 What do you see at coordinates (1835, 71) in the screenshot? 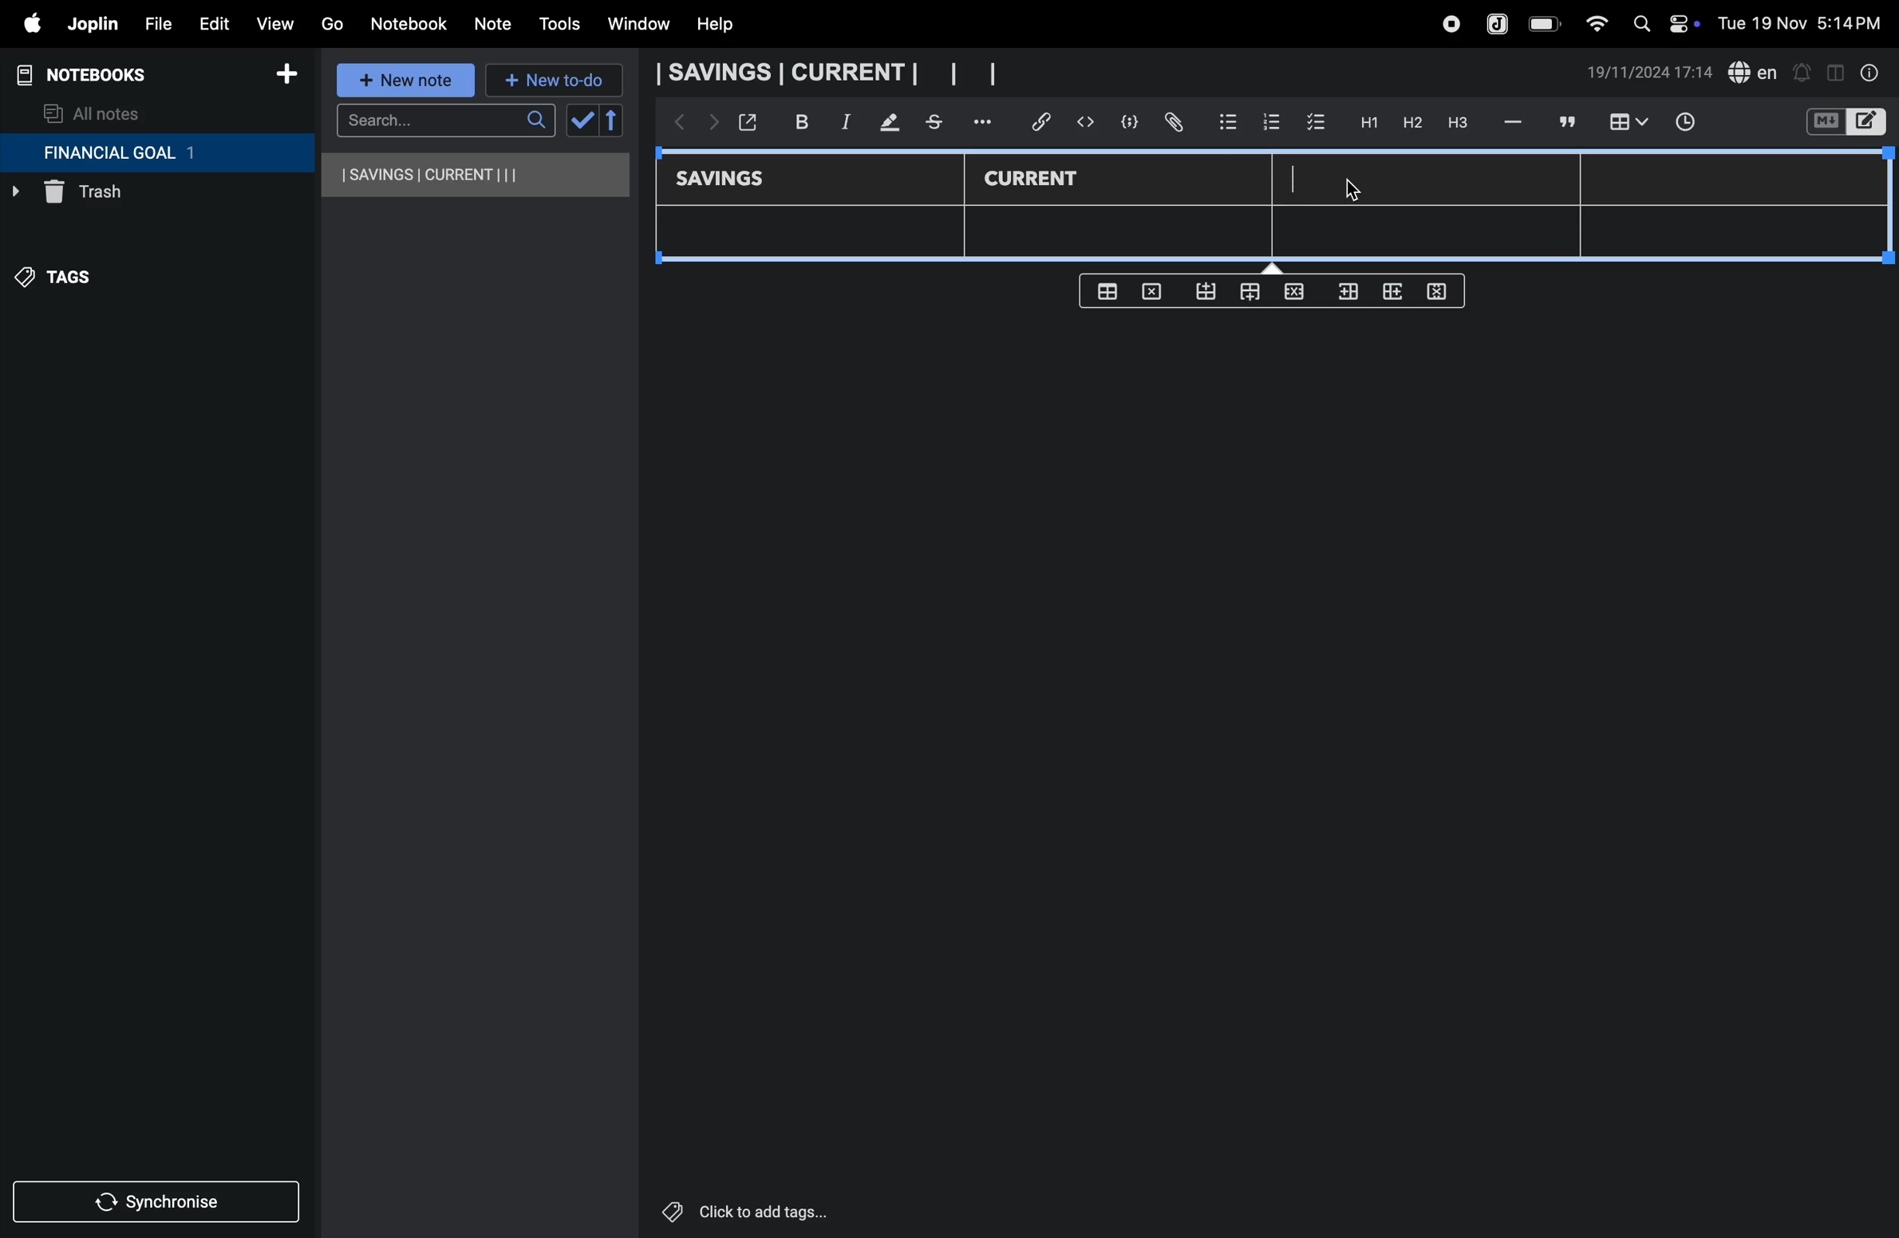
I see `toggle editor` at bounding box center [1835, 71].